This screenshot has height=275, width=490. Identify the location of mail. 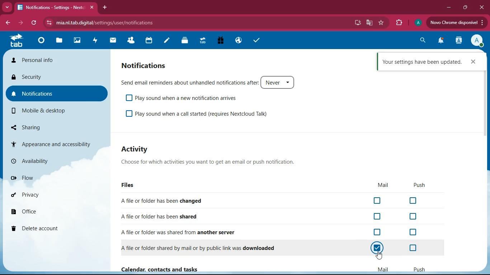
(382, 185).